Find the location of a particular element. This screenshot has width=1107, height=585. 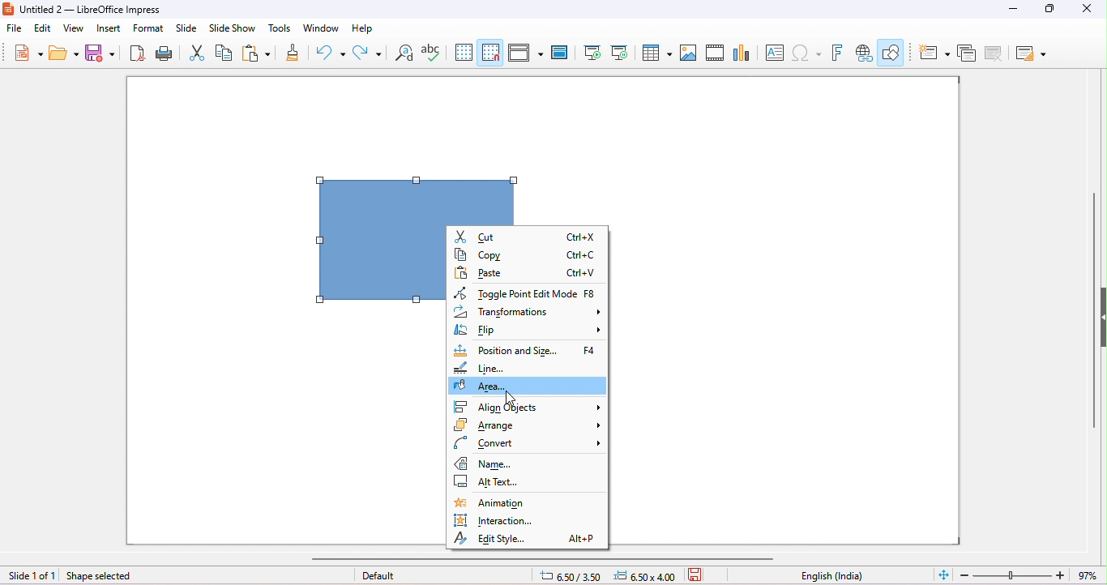

transformations is located at coordinates (528, 313).